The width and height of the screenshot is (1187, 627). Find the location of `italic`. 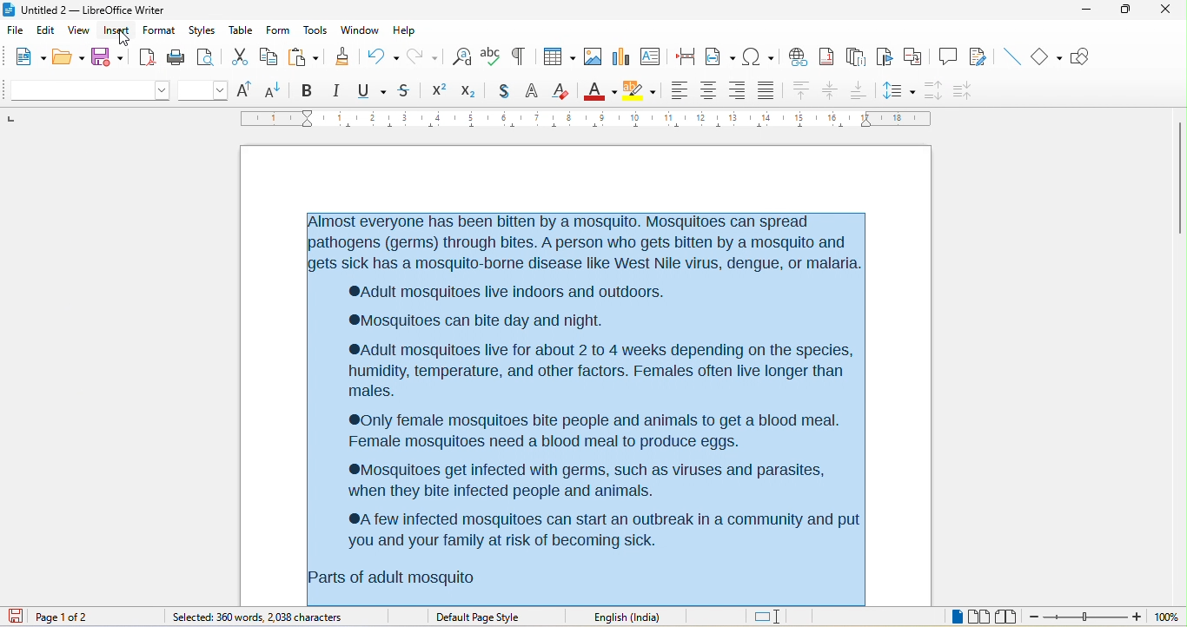

italic is located at coordinates (335, 89).